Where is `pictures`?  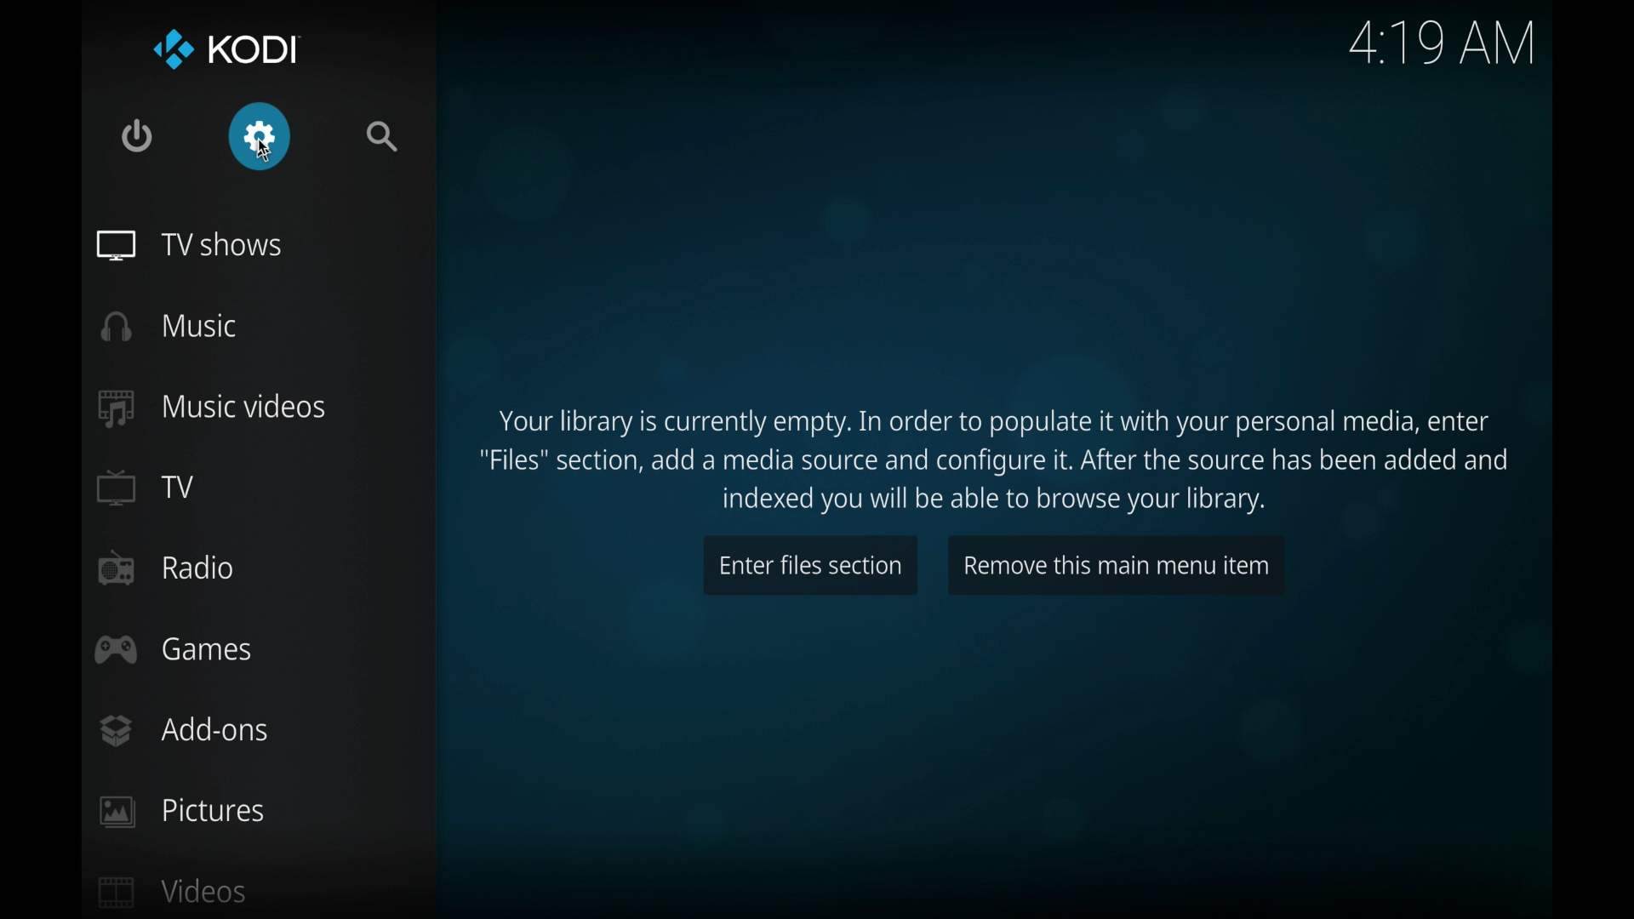 pictures is located at coordinates (180, 812).